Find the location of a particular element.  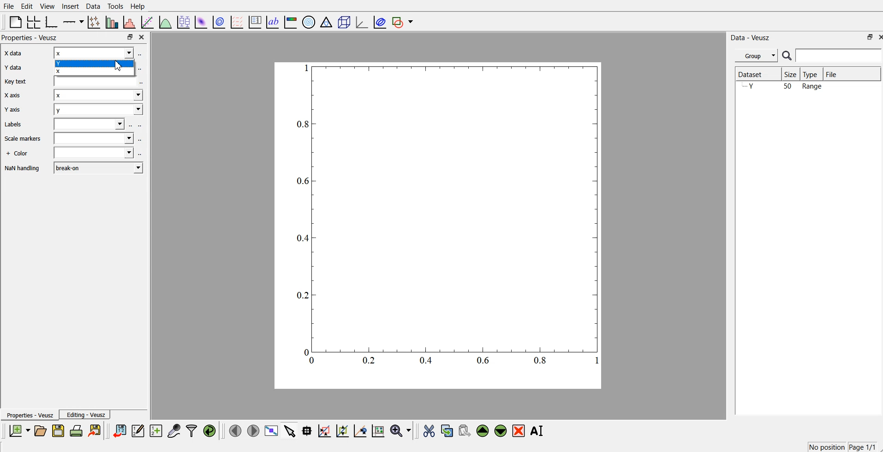

create new datasets is located at coordinates (156, 431).